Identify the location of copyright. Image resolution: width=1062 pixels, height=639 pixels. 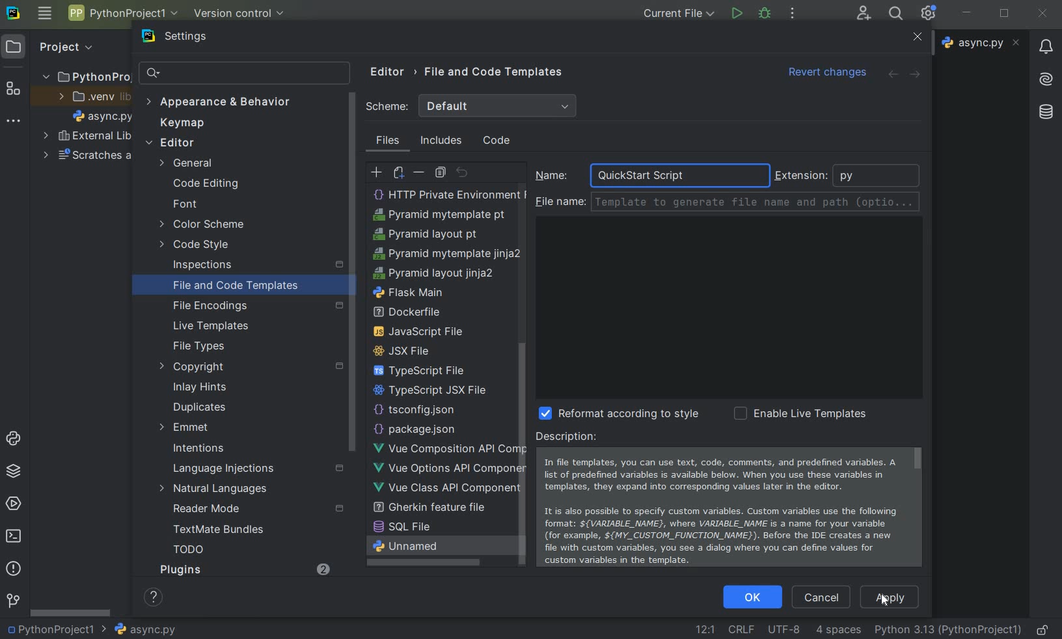
(248, 368).